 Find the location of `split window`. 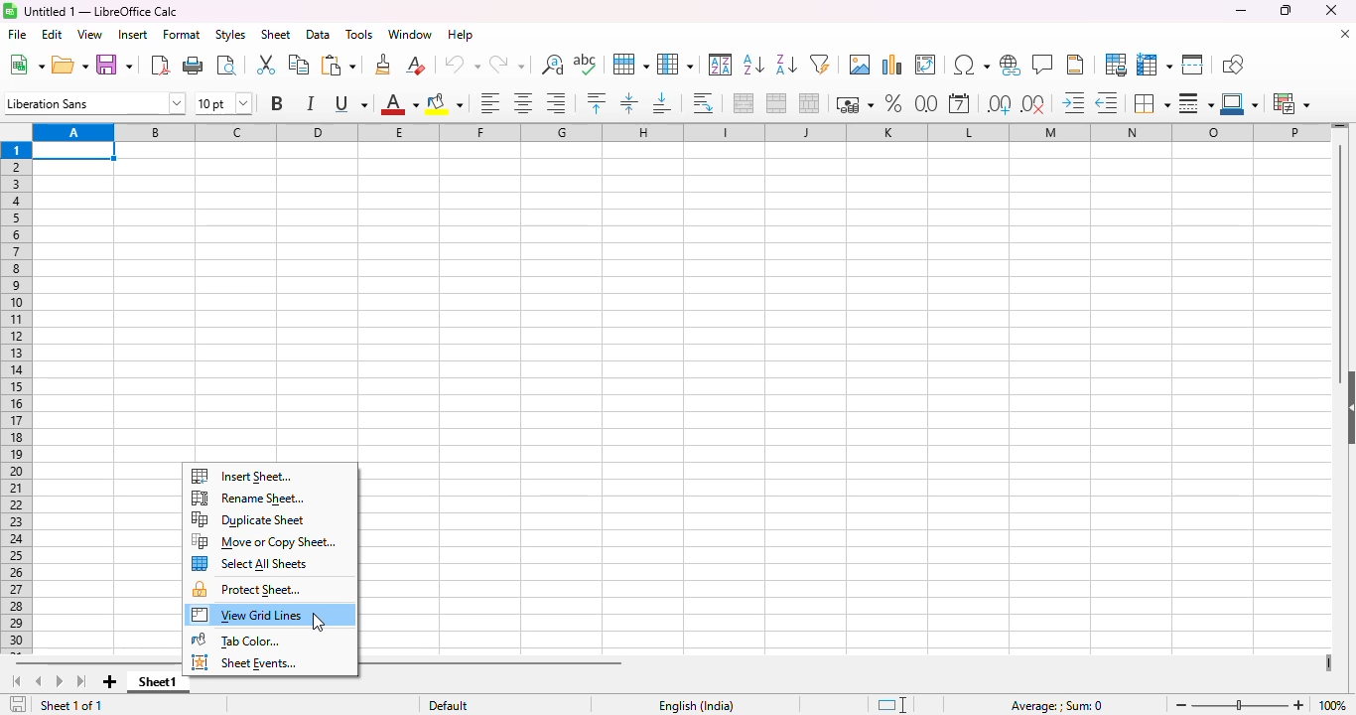

split window is located at coordinates (1193, 65).